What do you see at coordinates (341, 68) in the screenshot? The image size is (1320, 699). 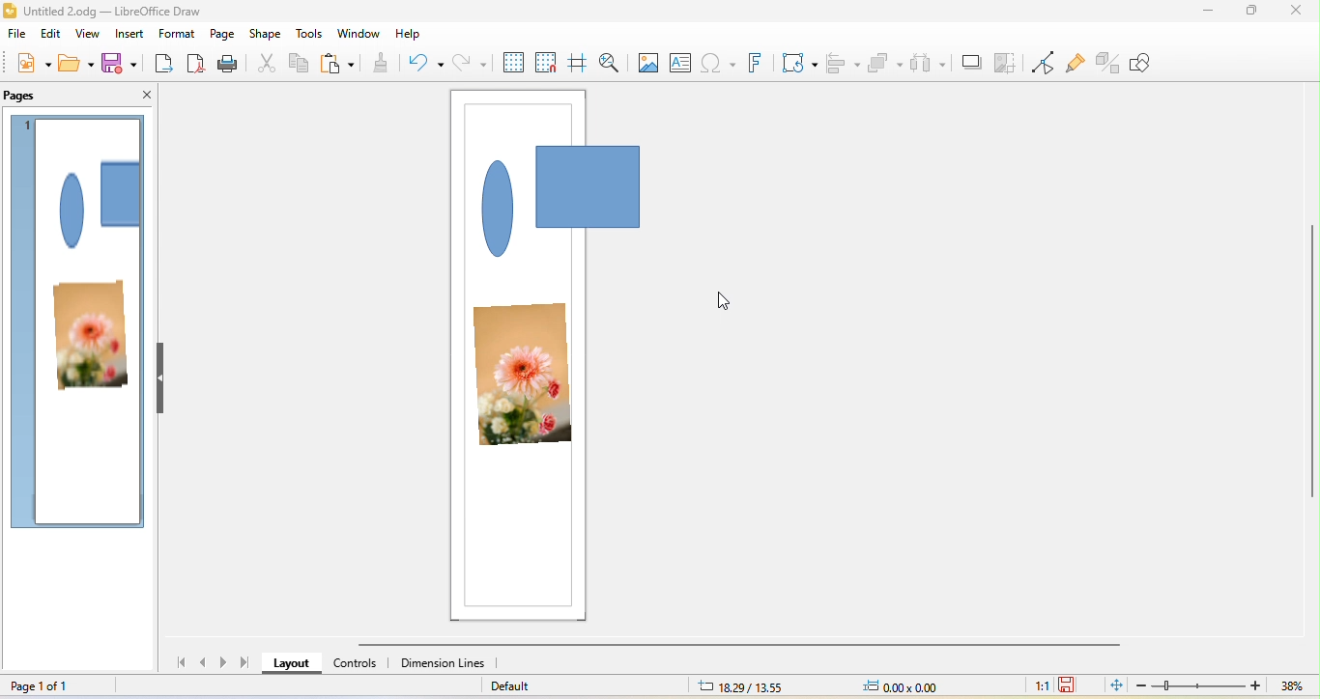 I see `paste` at bounding box center [341, 68].